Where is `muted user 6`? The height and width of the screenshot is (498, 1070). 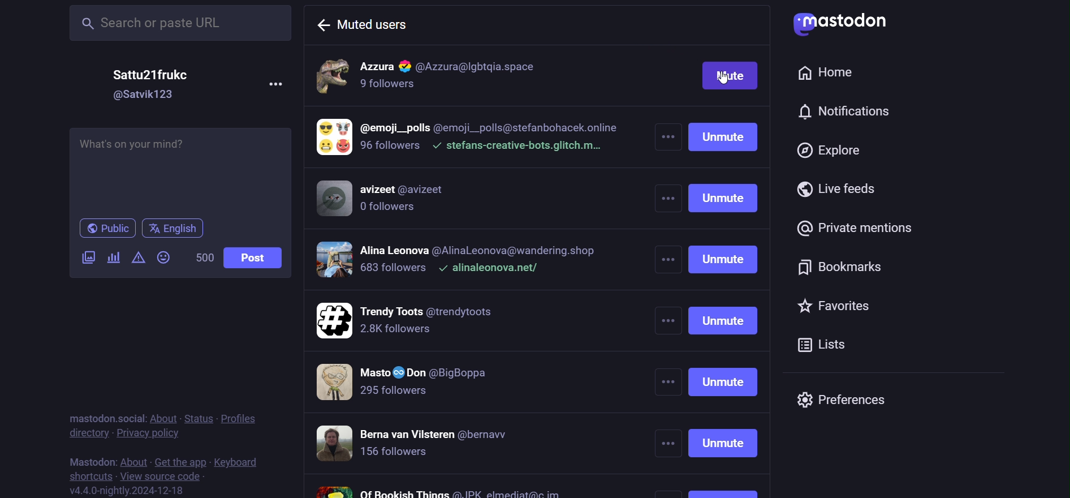 muted user 6 is located at coordinates (418, 384).